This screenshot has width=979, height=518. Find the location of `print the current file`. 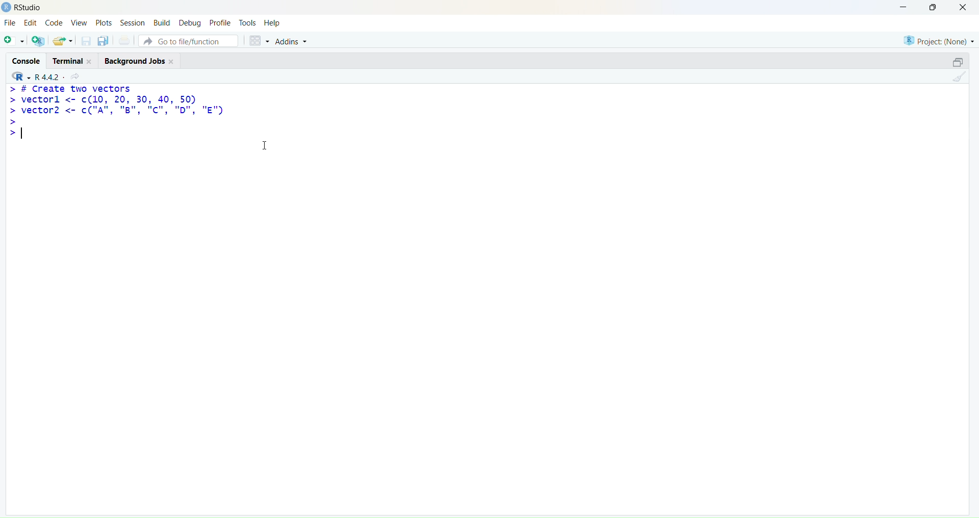

print the current file is located at coordinates (125, 40).